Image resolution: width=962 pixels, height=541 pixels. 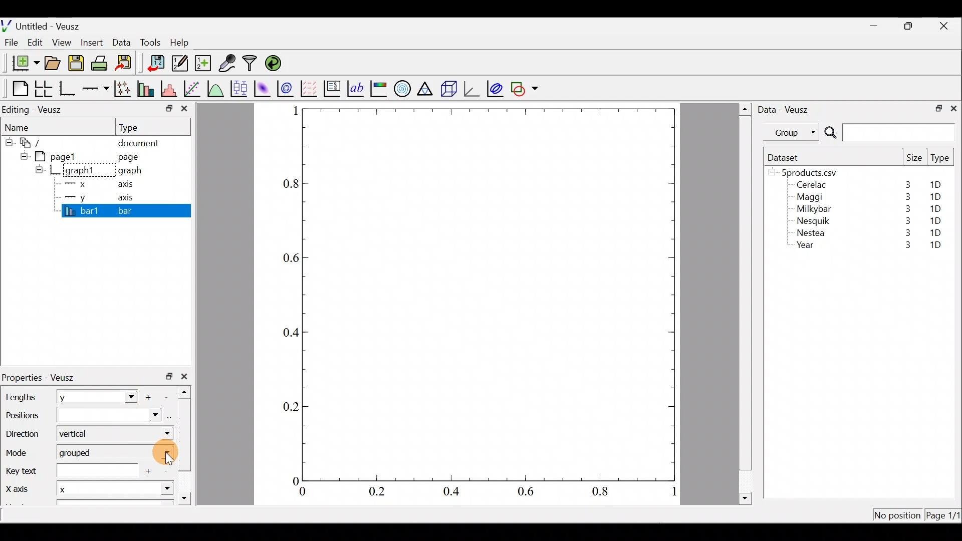 What do you see at coordinates (746, 302) in the screenshot?
I see `scroll bar` at bounding box center [746, 302].